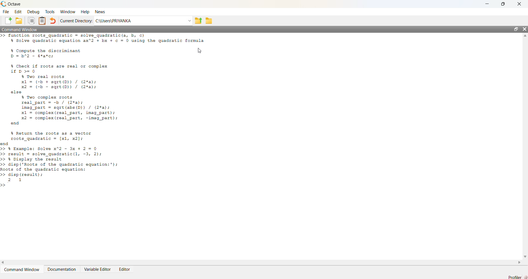 The image size is (528, 279). I want to click on Close, so click(519, 4).